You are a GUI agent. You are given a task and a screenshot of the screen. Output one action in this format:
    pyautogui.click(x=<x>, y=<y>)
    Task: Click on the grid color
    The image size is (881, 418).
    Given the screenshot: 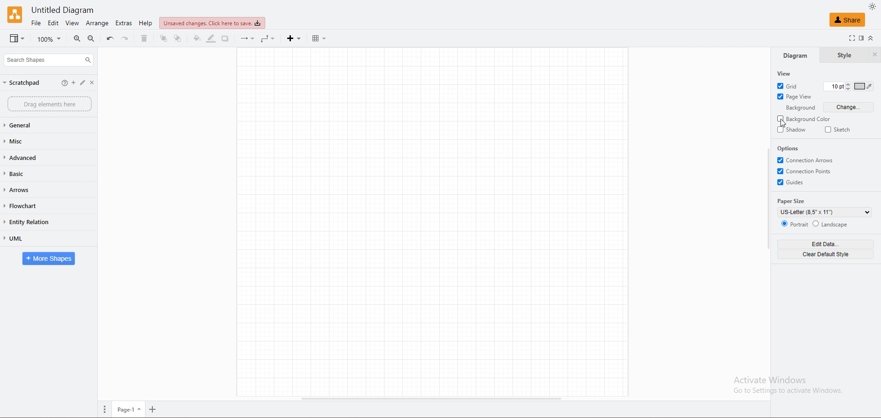 What is the action you would take?
    pyautogui.click(x=867, y=87)
    